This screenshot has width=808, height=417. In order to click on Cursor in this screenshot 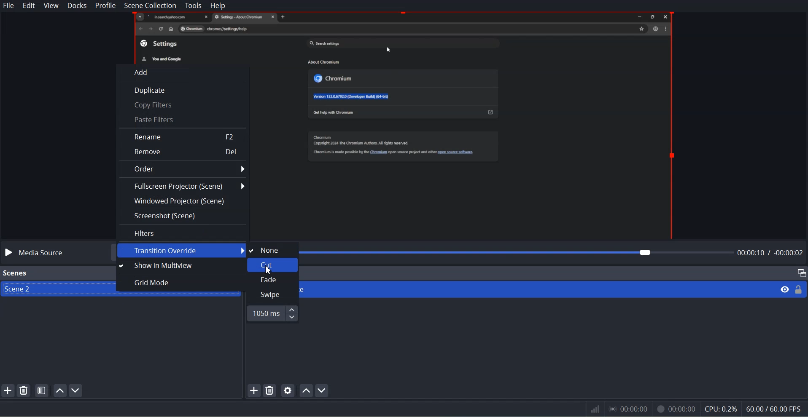, I will do `click(269, 270)`.